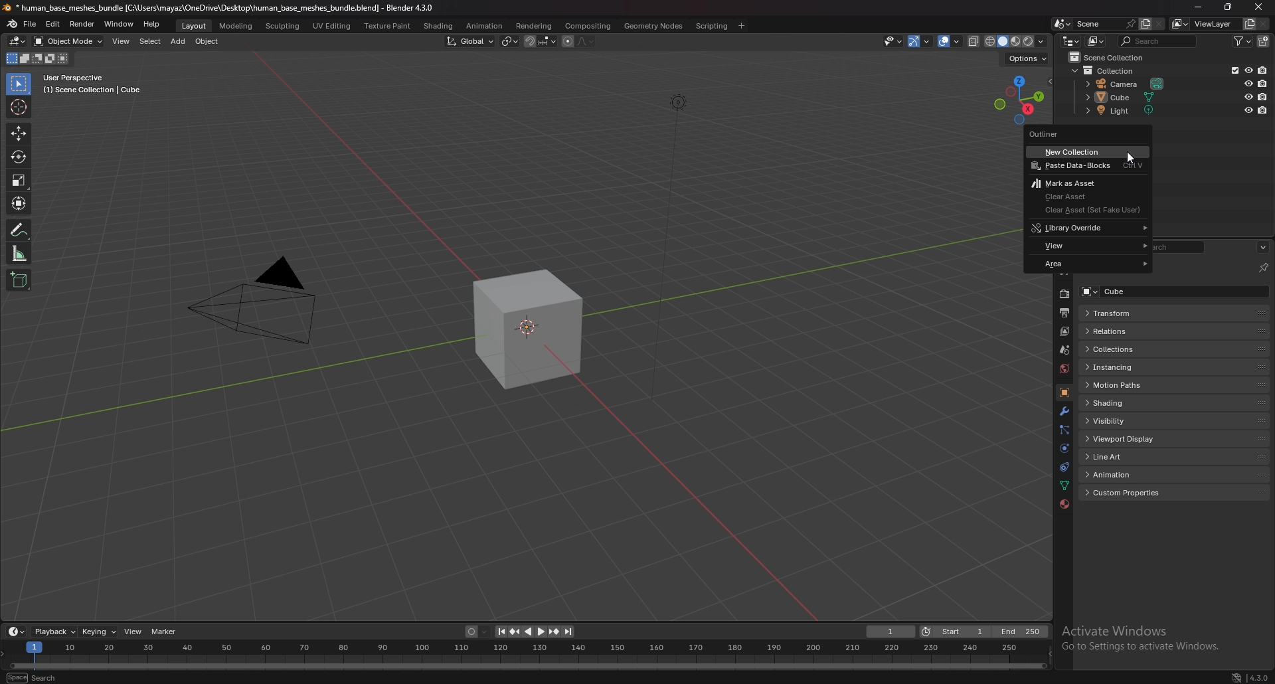  Describe the element at coordinates (1263, 69) in the screenshot. I see `disable in renders` at that location.